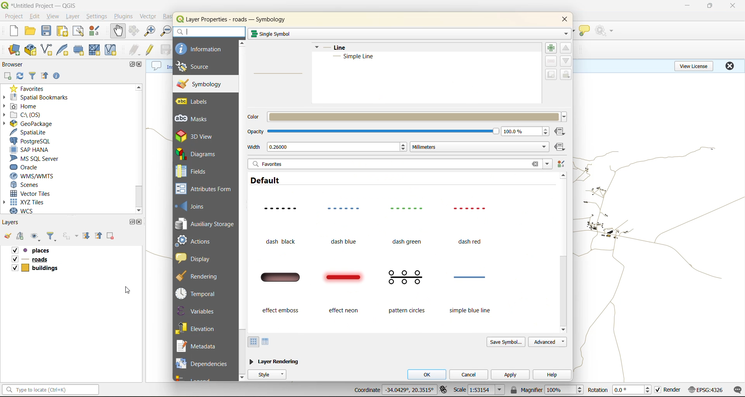 This screenshot has height=397, width=745. What do you see at coordinates (130, 64) in the screenshot?
I see `maximize` at bounding box center [130, 64].